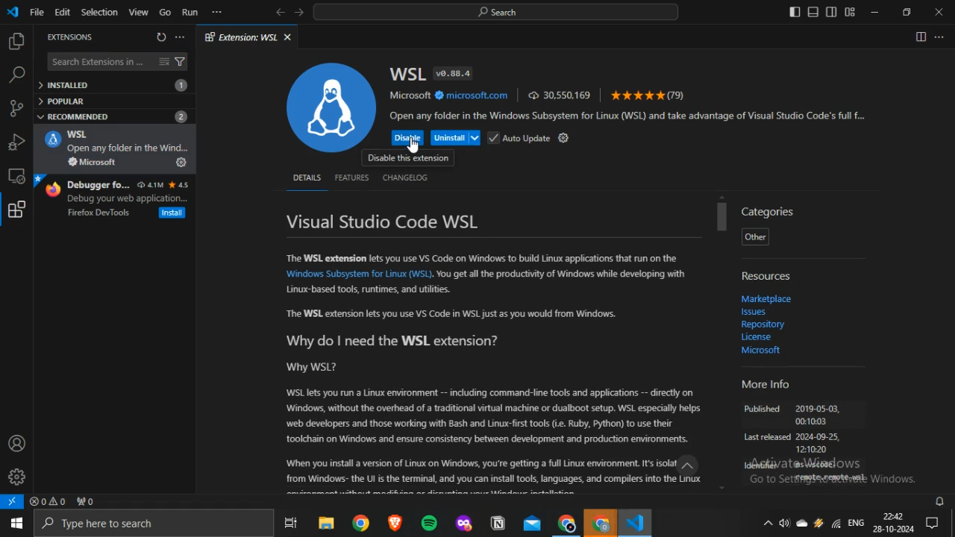 This screenshot has height=537, width=955. I want to click on Disable, so click(408, 138).